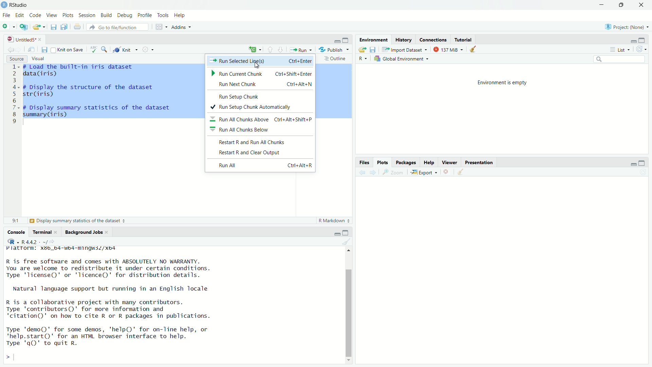 The image size is (652, 367). I want to click on Find/Replace, so click(105, 49).